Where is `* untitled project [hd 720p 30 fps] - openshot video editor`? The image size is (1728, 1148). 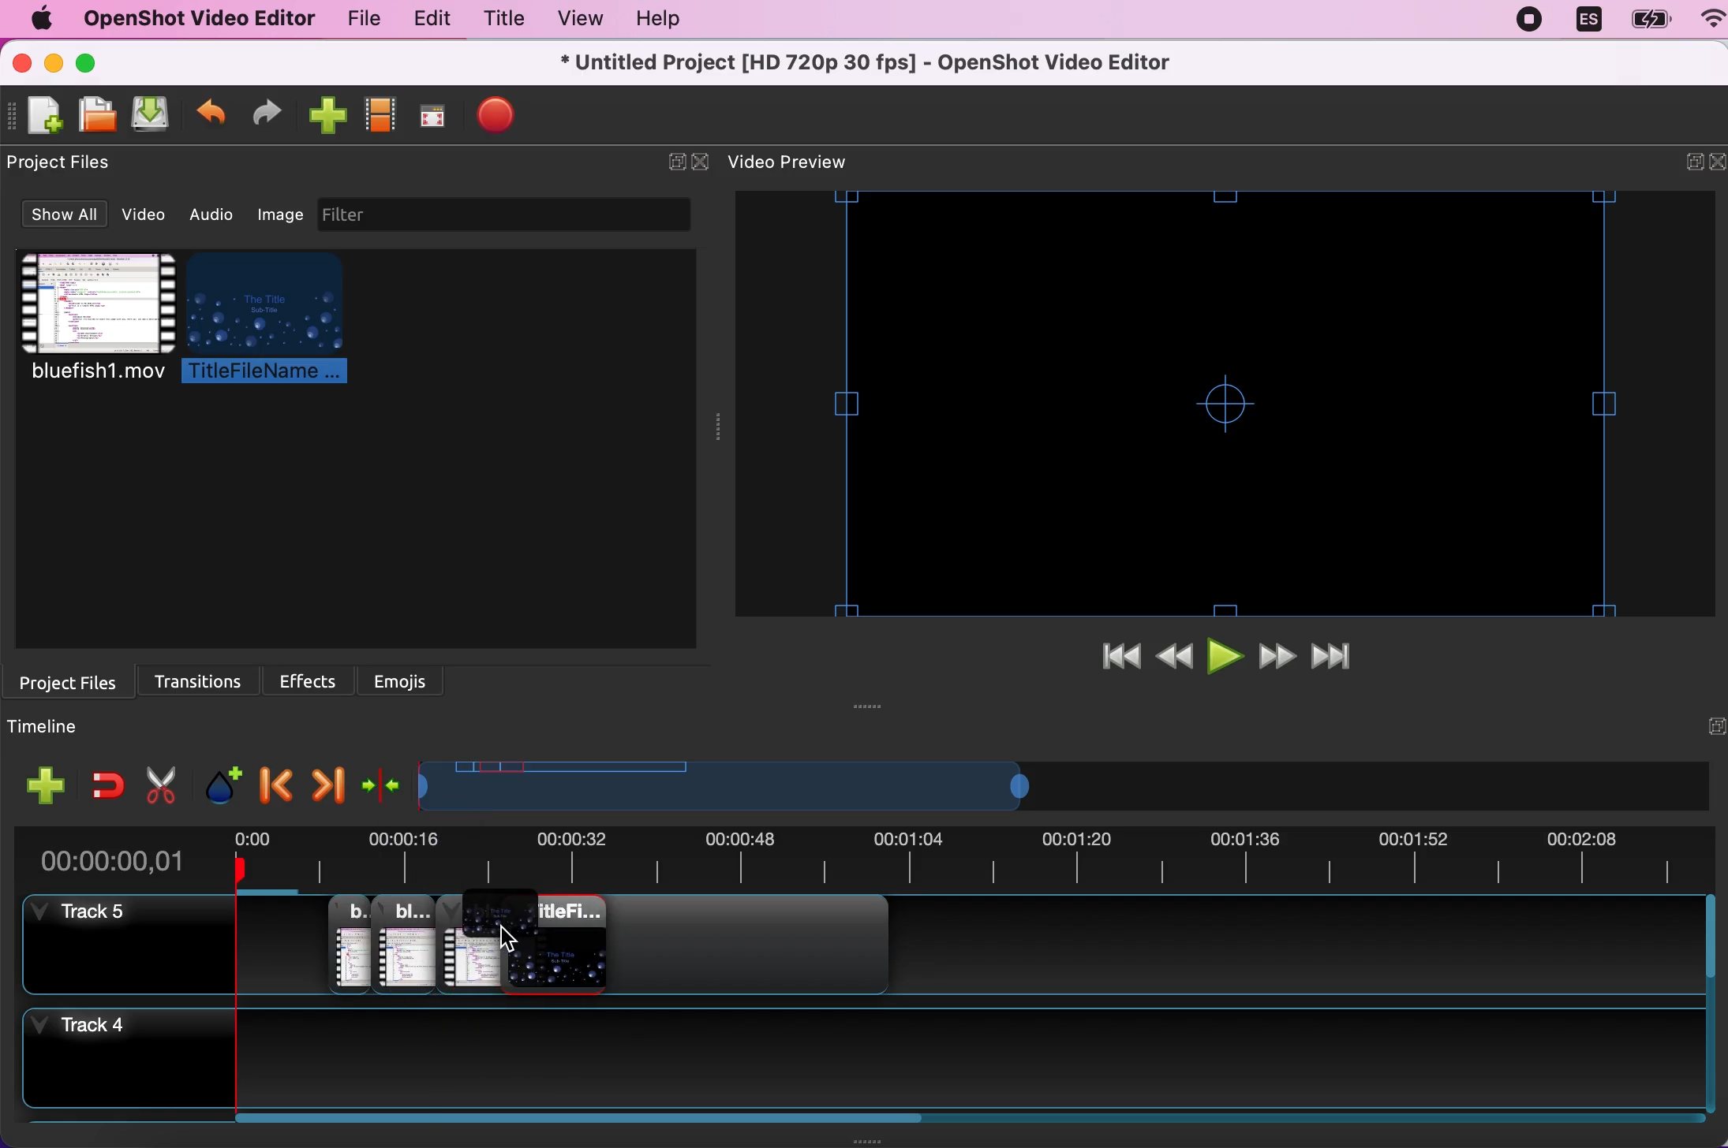 * untitled project [hd 720p 30 fps] - openshot video editor is located at coordinates (905, 62).